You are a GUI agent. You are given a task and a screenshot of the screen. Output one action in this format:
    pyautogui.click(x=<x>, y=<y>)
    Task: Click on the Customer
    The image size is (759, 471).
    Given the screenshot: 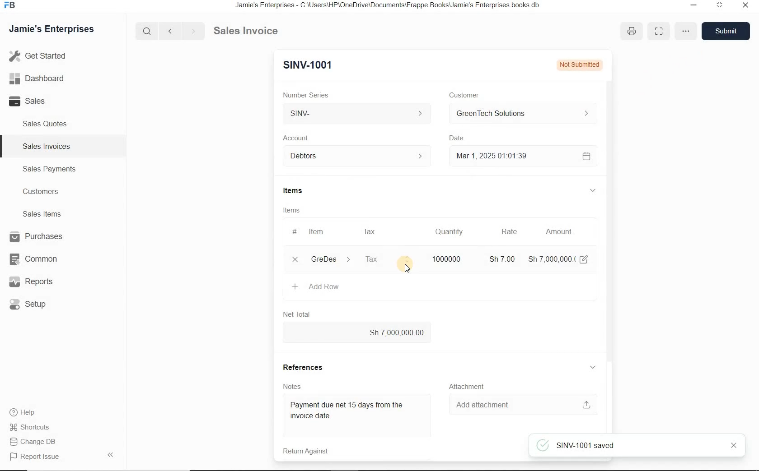 What is the action you would take?
    pyautogui.click(x=461, y=95)
    